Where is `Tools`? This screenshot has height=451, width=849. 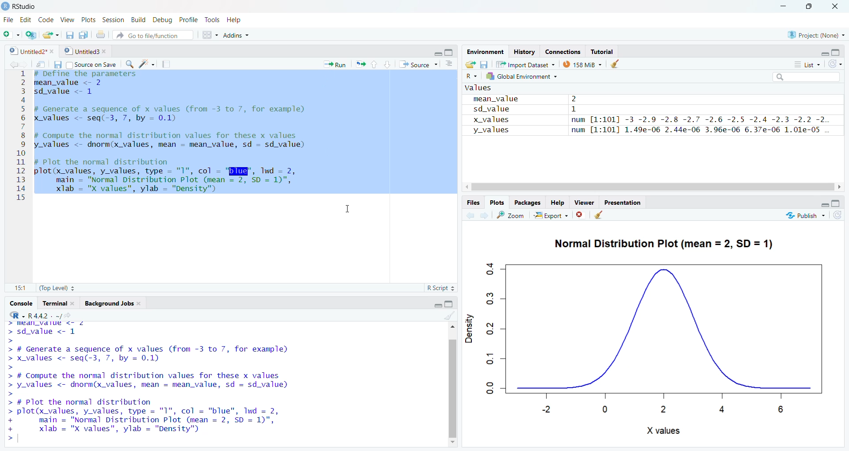 Tools is located at coordinates (213, 19).